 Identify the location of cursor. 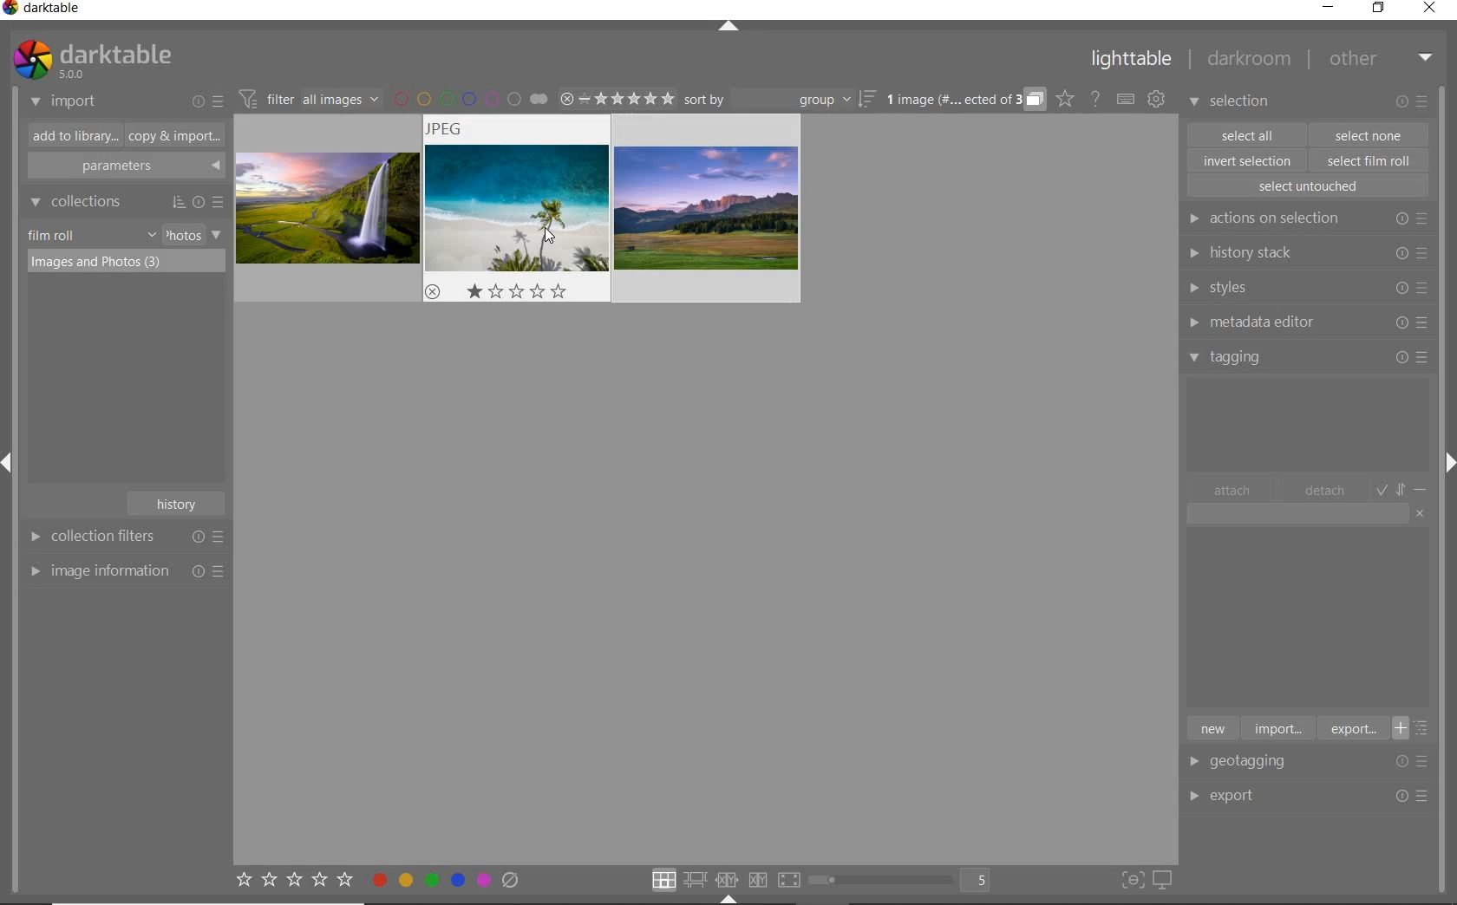
(556, 237).